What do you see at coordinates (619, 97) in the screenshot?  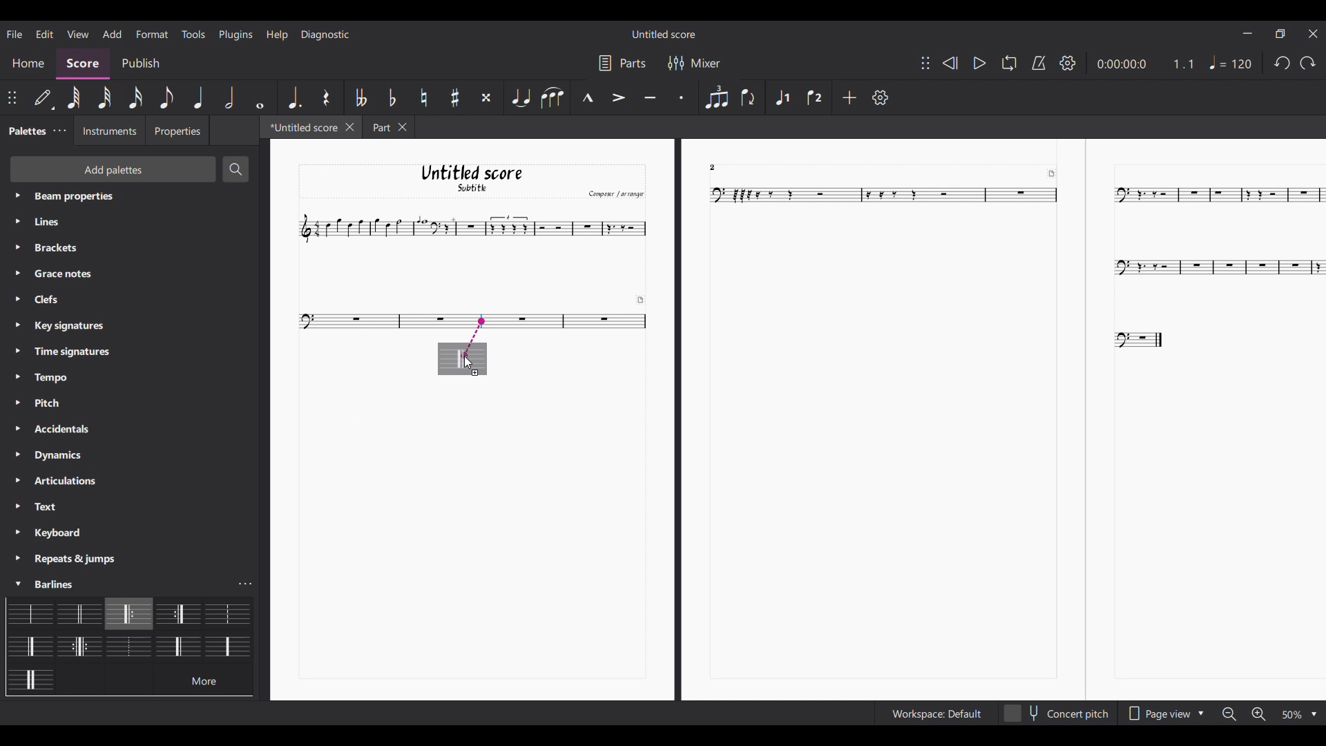 I see `Accent` at bounding box center [619, 97].